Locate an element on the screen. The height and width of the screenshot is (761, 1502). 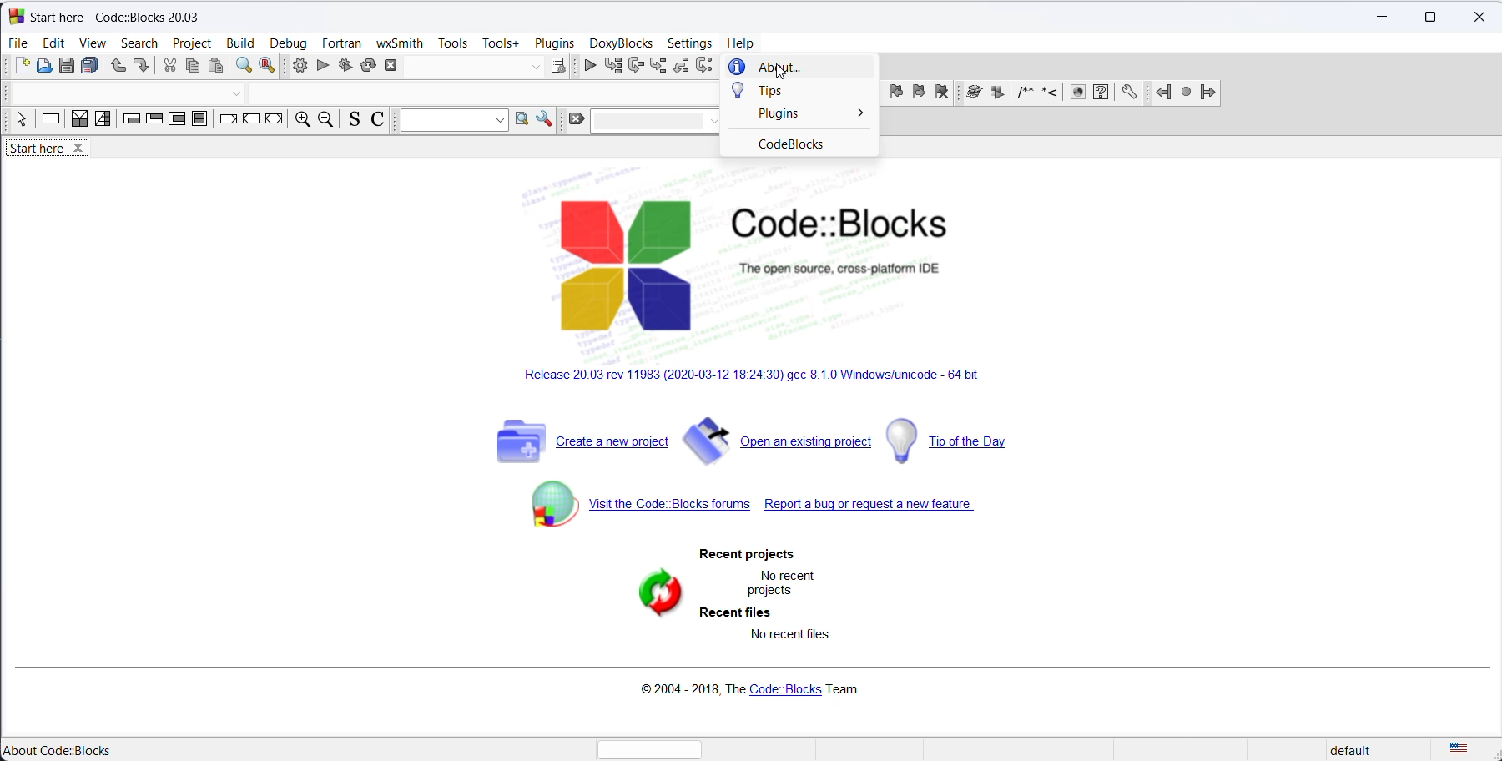
block instruction is located at coordinates (202, 122).